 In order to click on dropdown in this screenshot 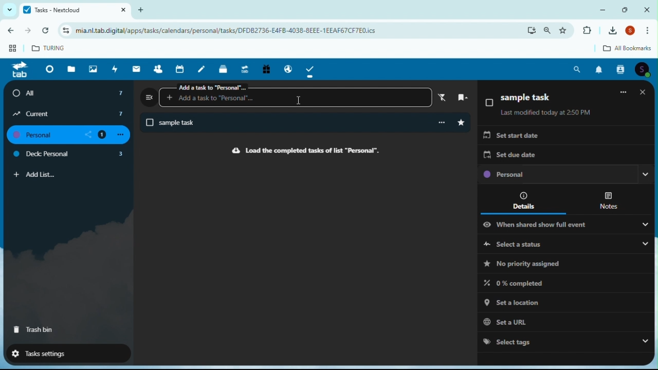, I will do `click(8, 10)`.